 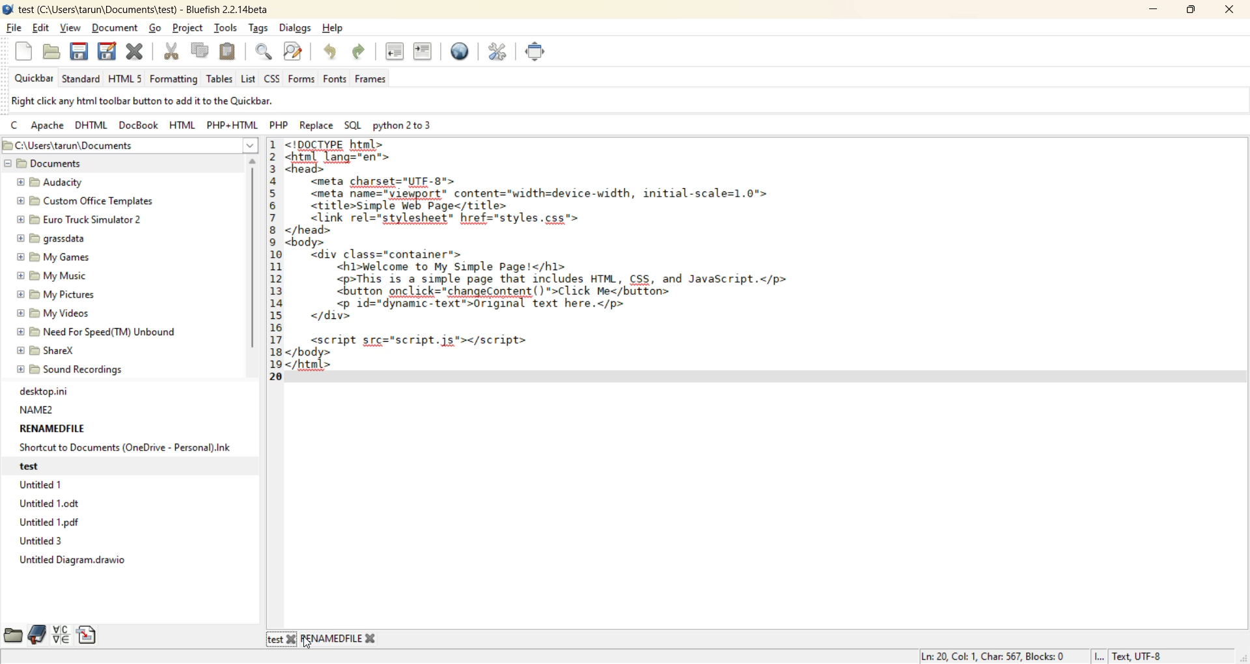 What do you see at coordinates (141, 8) in the screenshot?
I see `file name and app name` at bounding box center [141, 8].